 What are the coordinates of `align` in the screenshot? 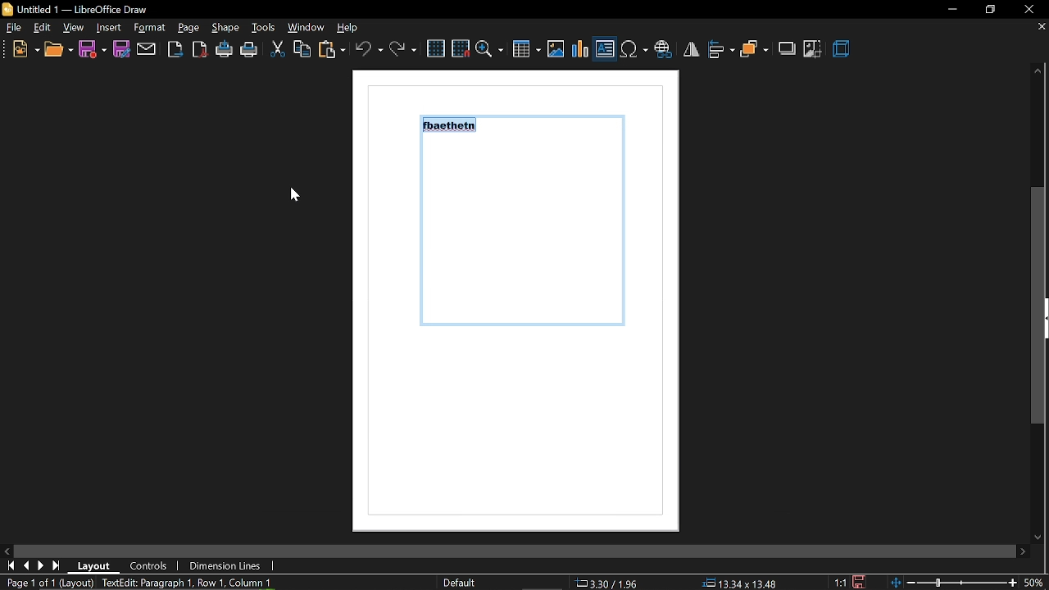 It's located at (721, 51).